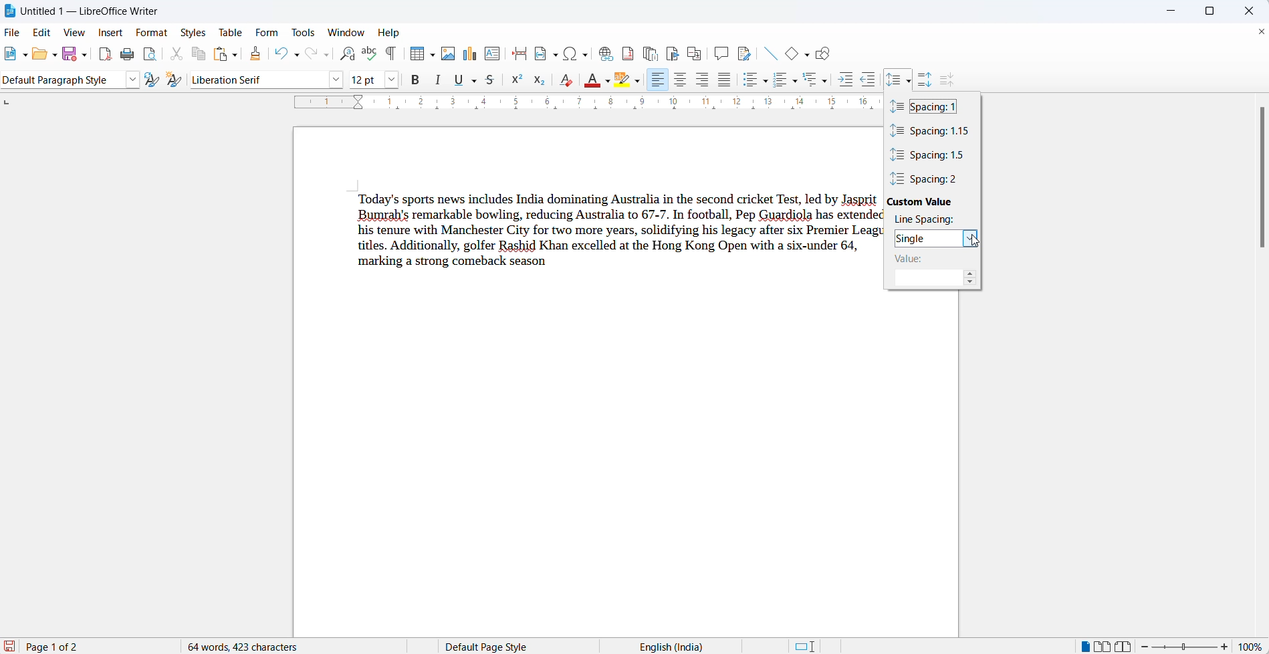 The width and height of the screenshot is (1269, 654). What do you see at coordinates (972, 242) in the screenshot?
I see `cursor` at bounding box center [972, 242].